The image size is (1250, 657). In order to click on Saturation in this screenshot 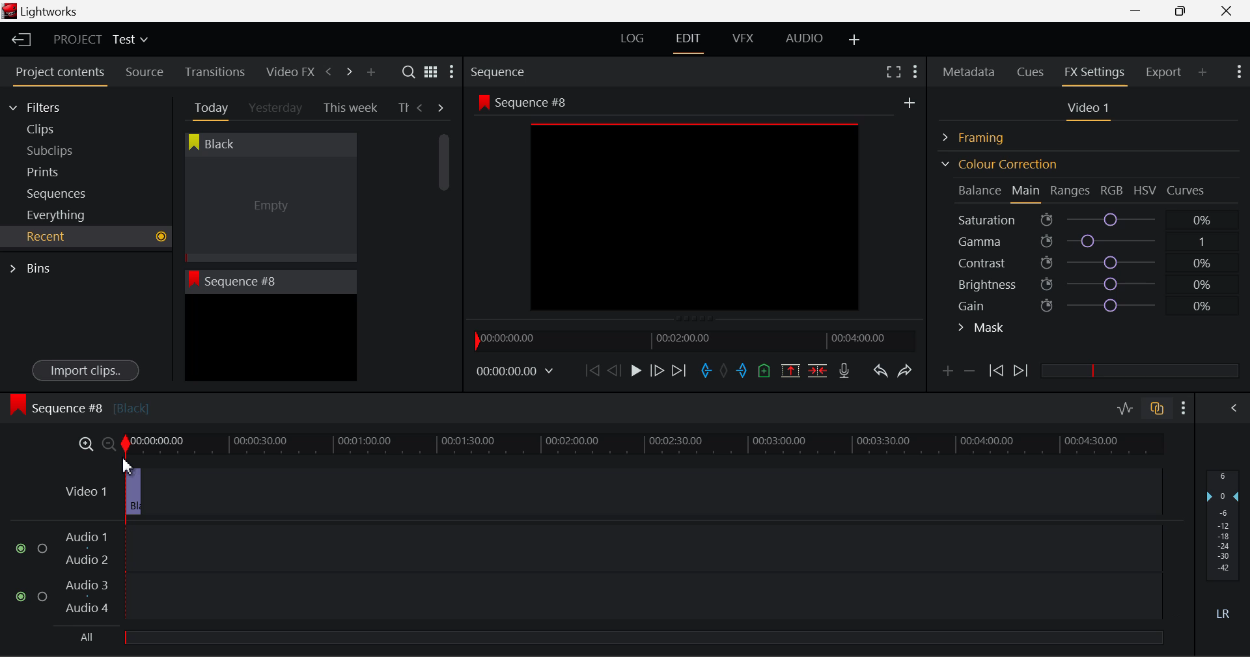, I will do `click(1087, 217)`.